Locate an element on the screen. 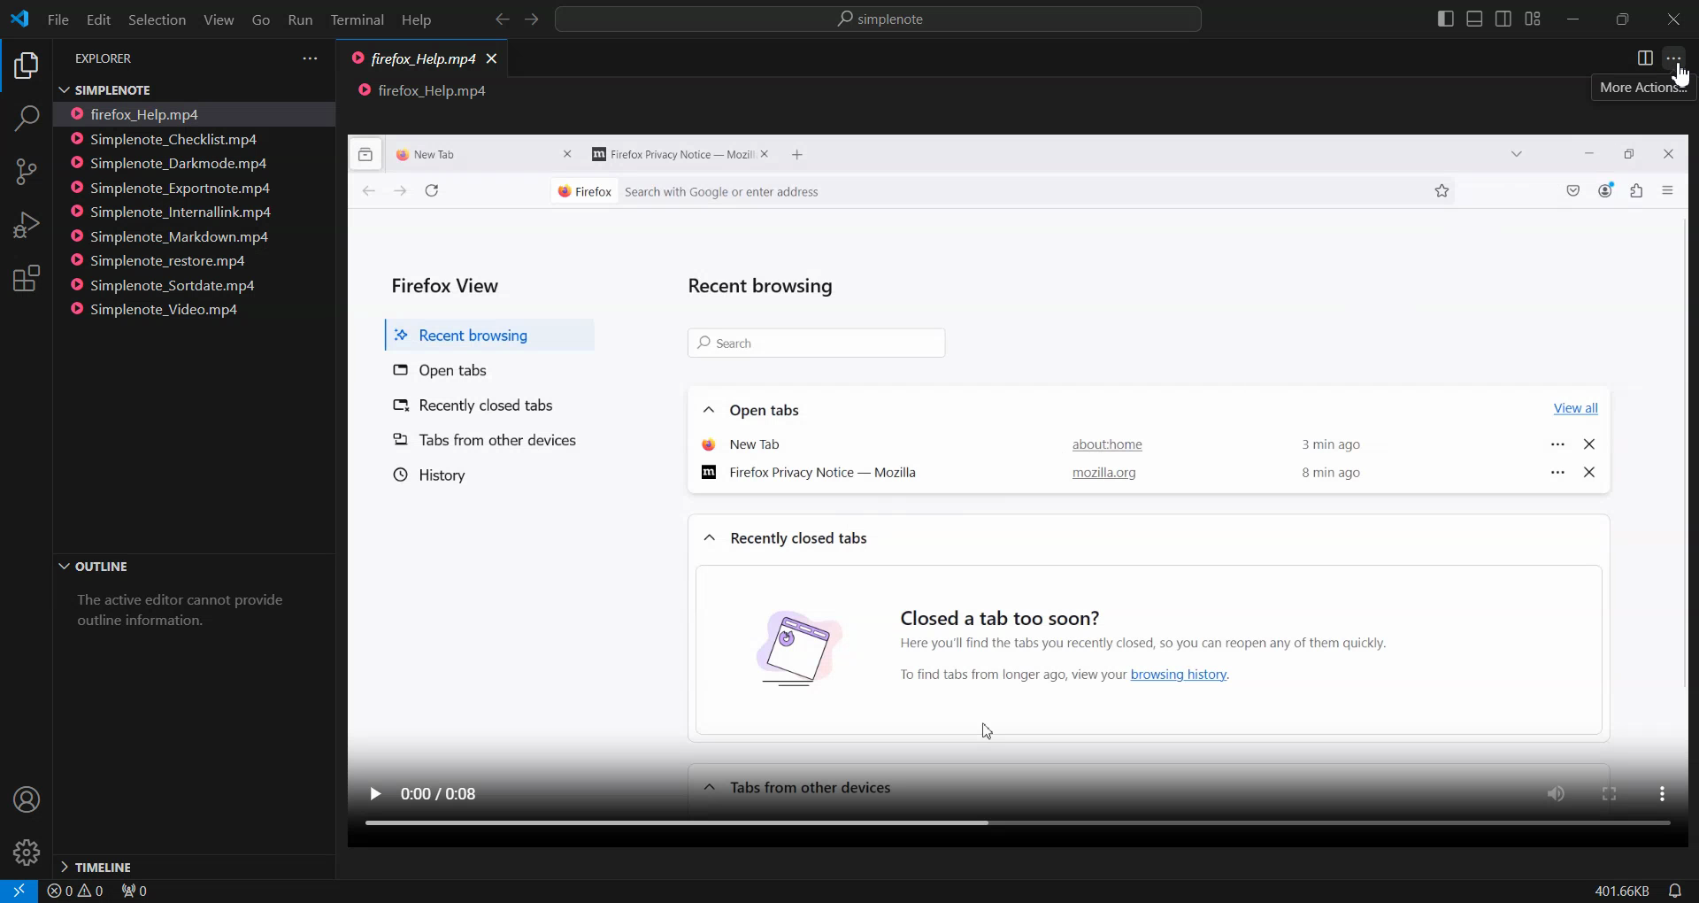 This screenshot has width=1699, height=903. No Problem is located at coordinates (74, 891).